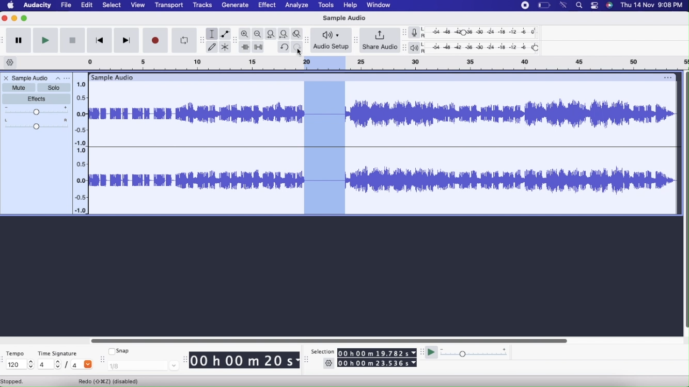 This screenshot has width=689, height=387. Describe the element at coordinates (526, 6) in the screenshot. I see `menu` at that location.